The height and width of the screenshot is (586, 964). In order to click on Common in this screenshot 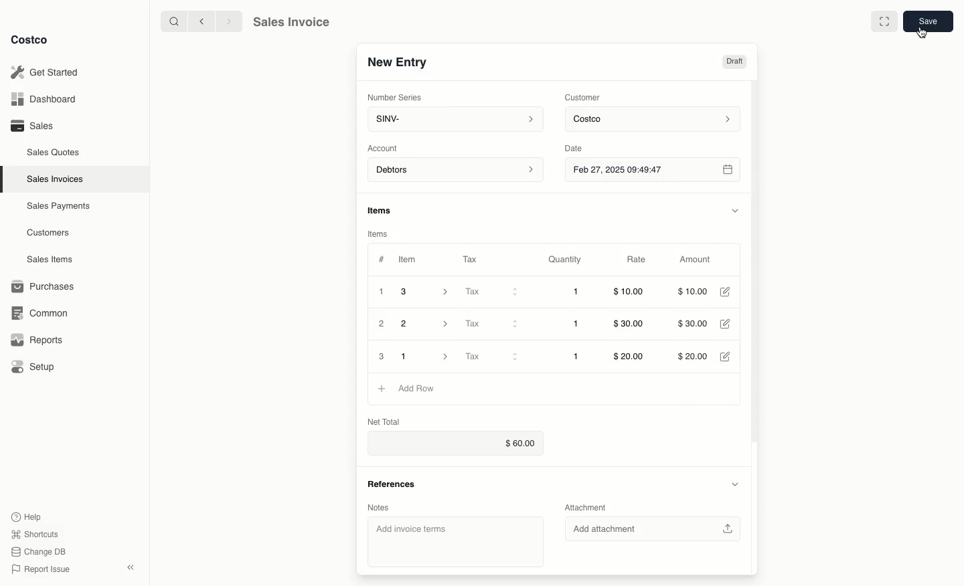, I will do `click(37, 312)`.